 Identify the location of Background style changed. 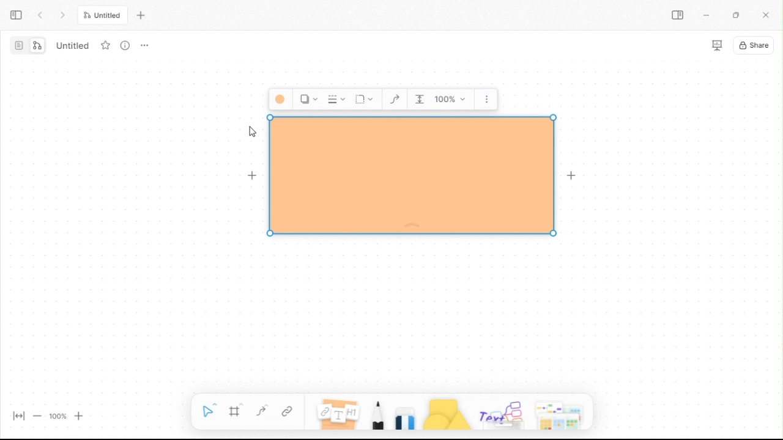
(412, 176).